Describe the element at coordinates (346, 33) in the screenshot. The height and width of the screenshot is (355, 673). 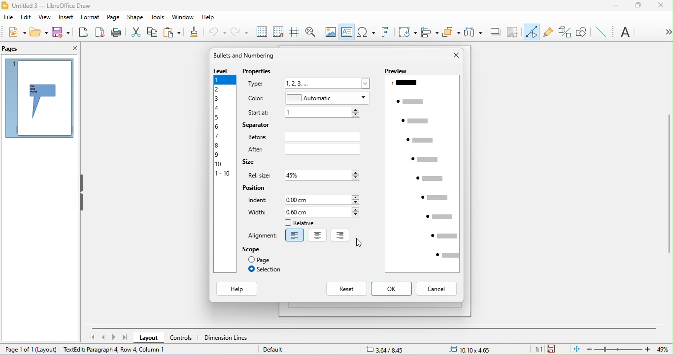
I see `text box` at that location.